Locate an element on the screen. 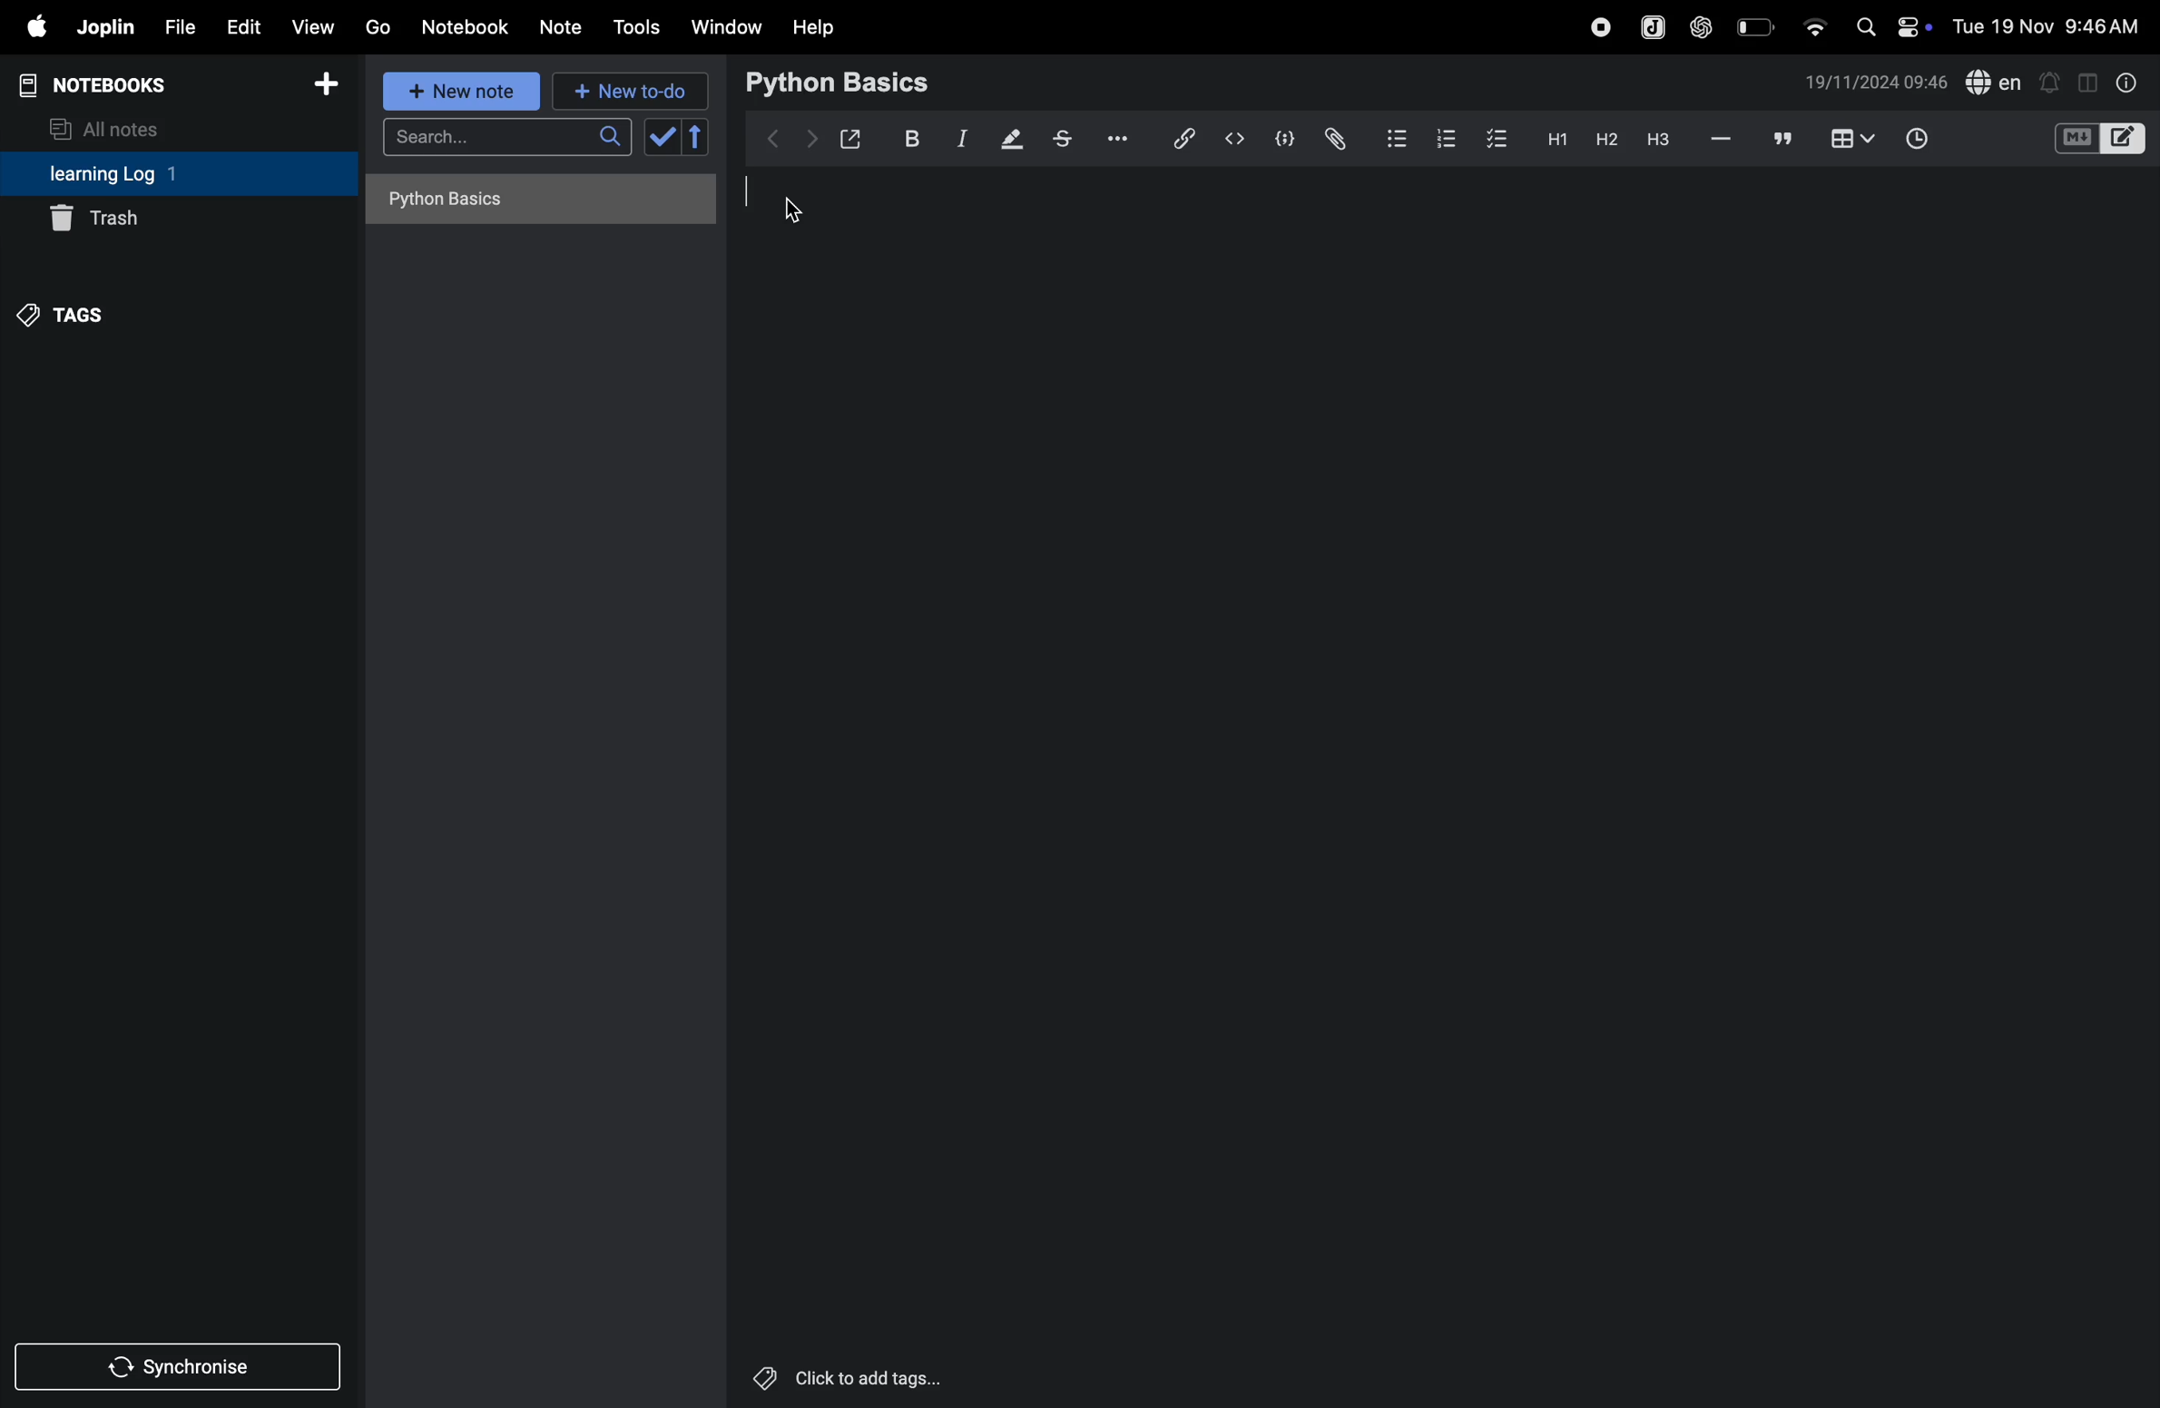  python basic is located at coordinates (840, 81).